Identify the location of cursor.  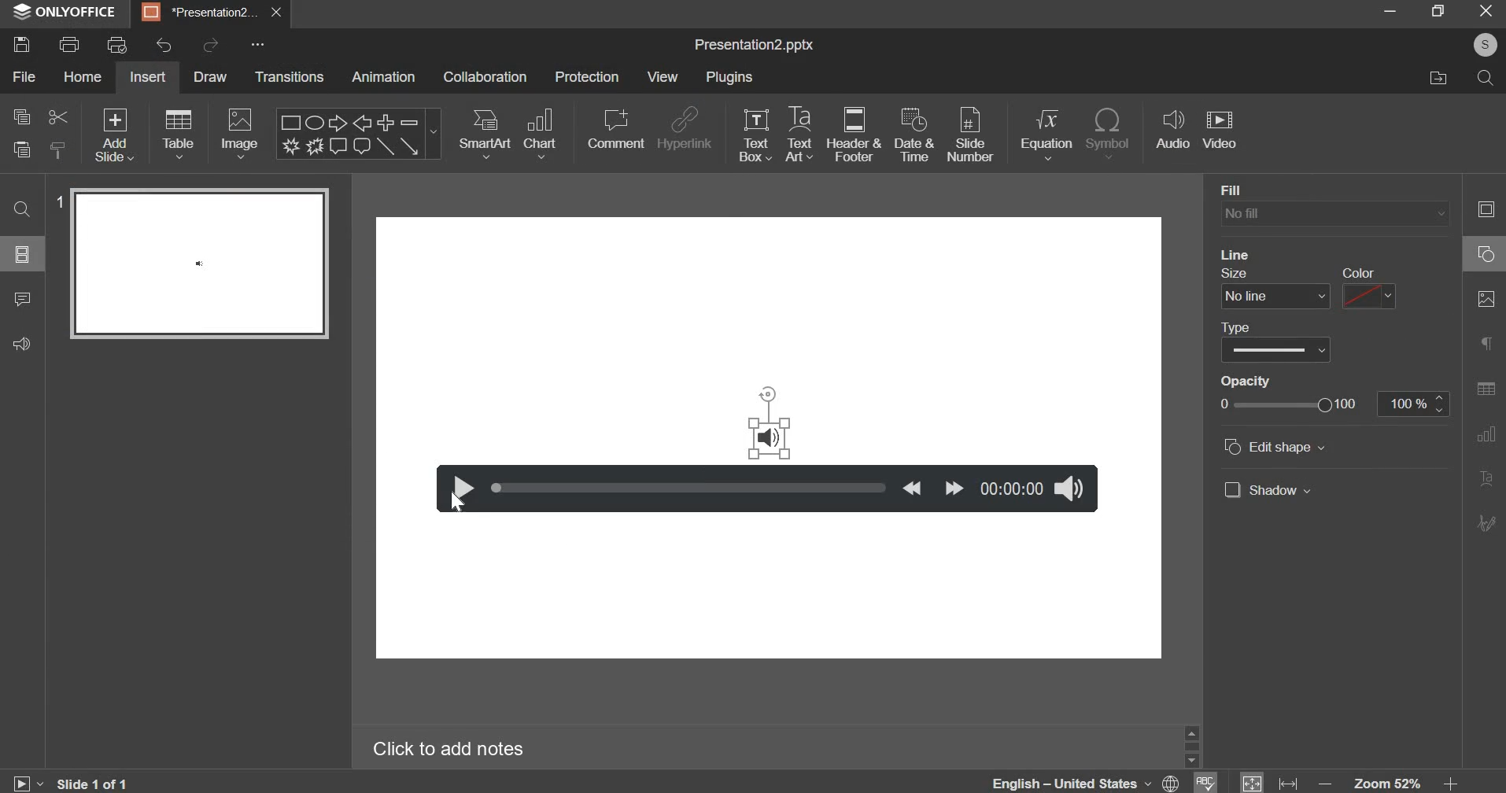
(456, 503).